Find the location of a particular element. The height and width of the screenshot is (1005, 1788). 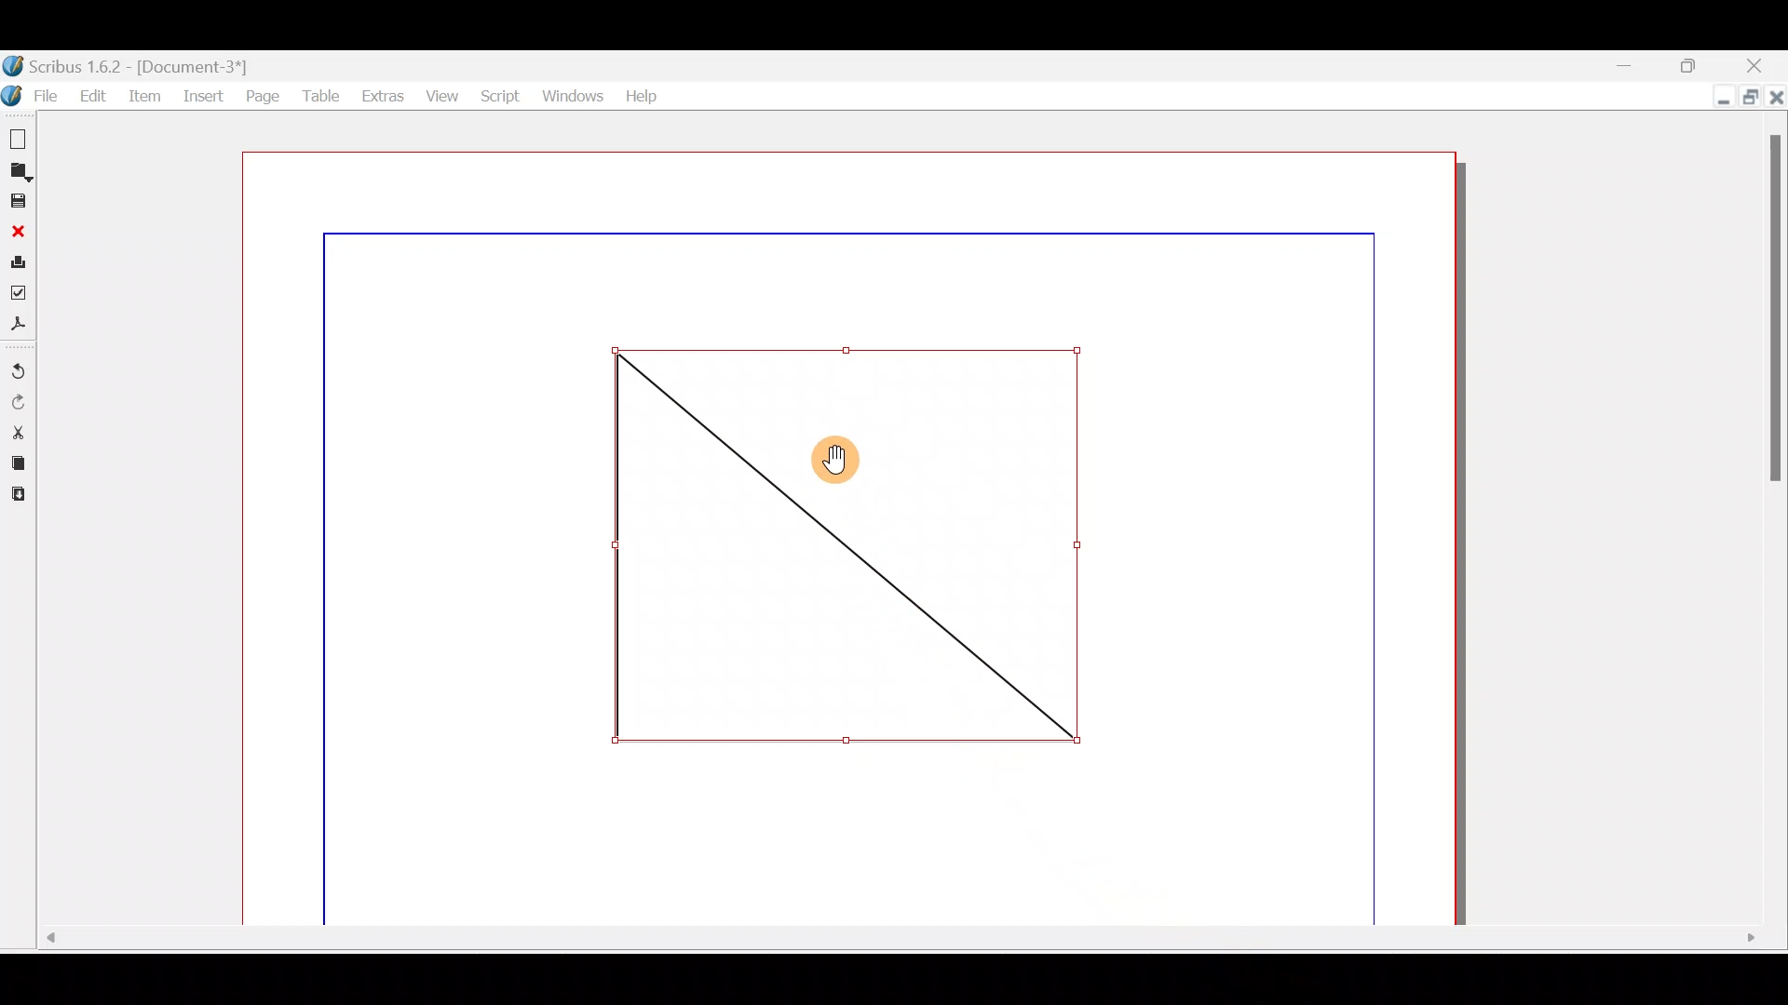

Insert is located at coordinates (202, 97).